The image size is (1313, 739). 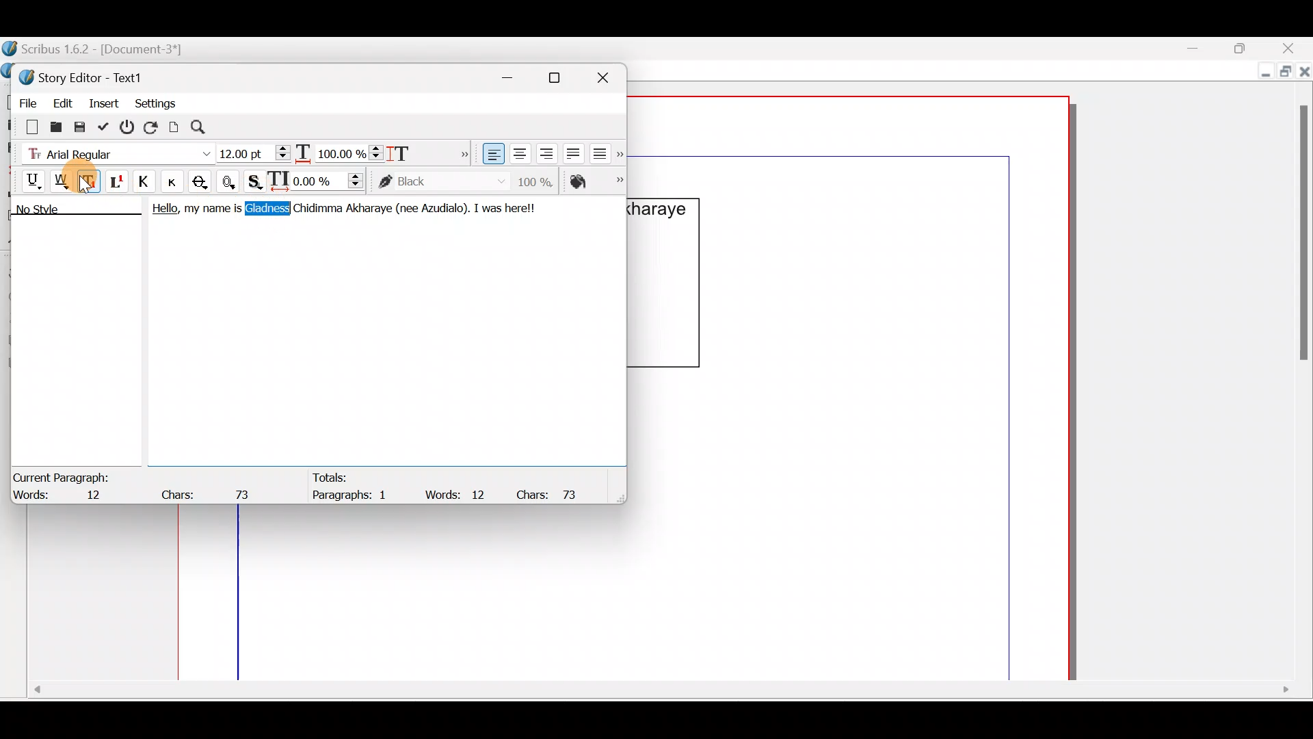 I want to click on Subscript, so click(x=91, y=180).